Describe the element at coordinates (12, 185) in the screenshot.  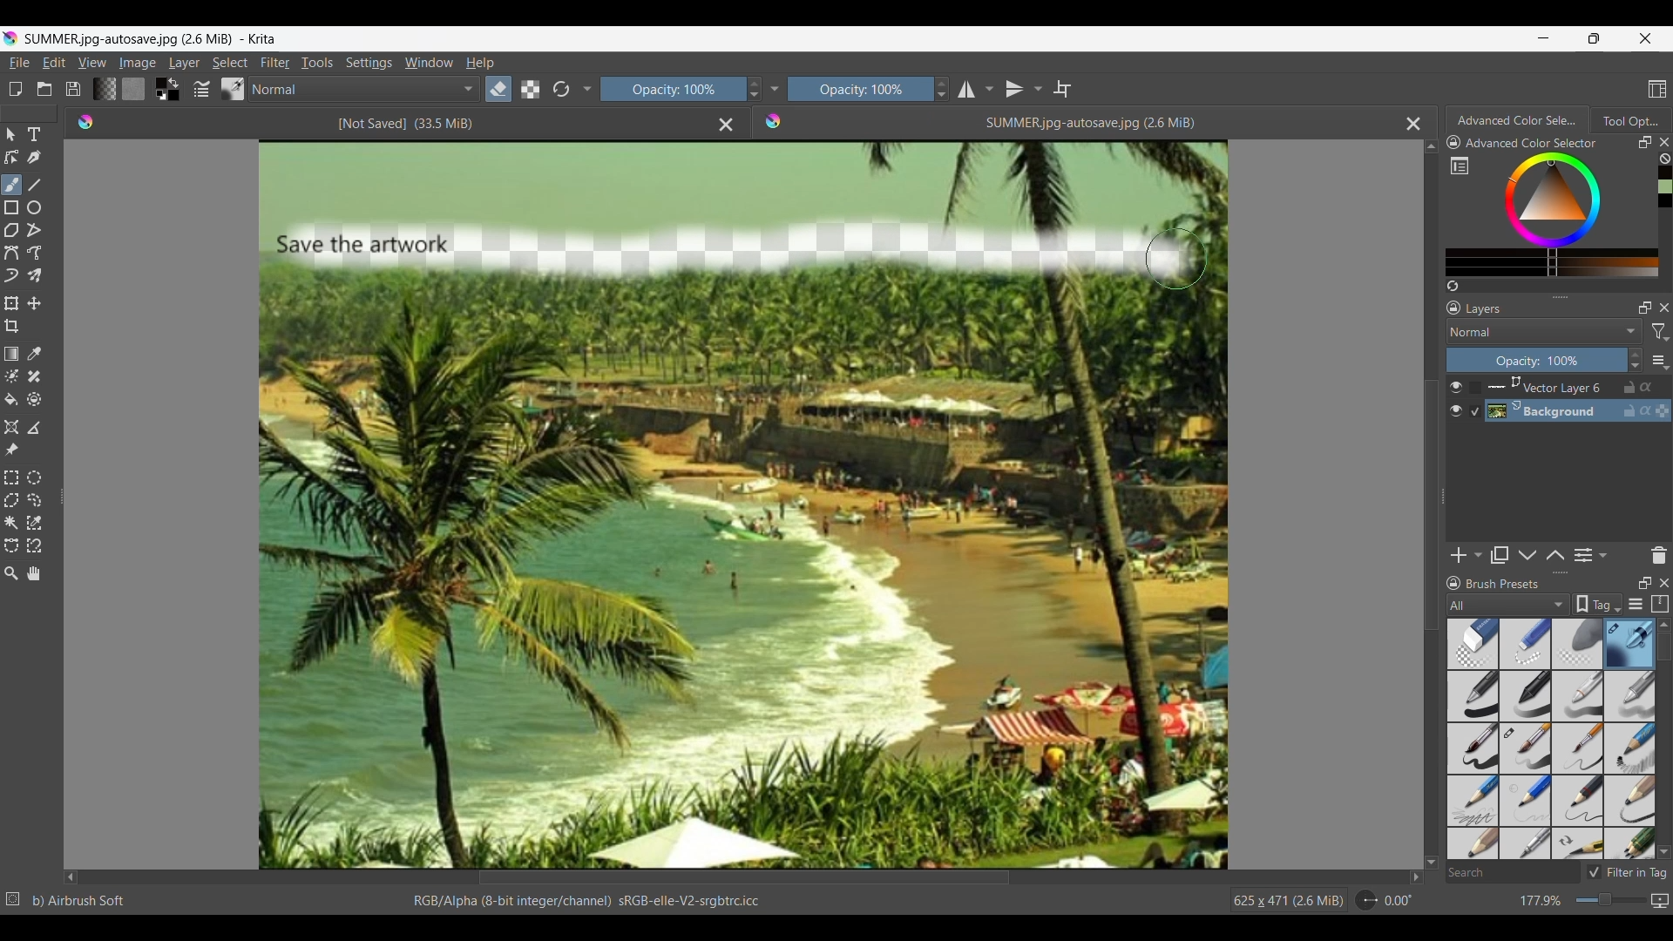
I see `Freehand brush tool, current selection` at that location.